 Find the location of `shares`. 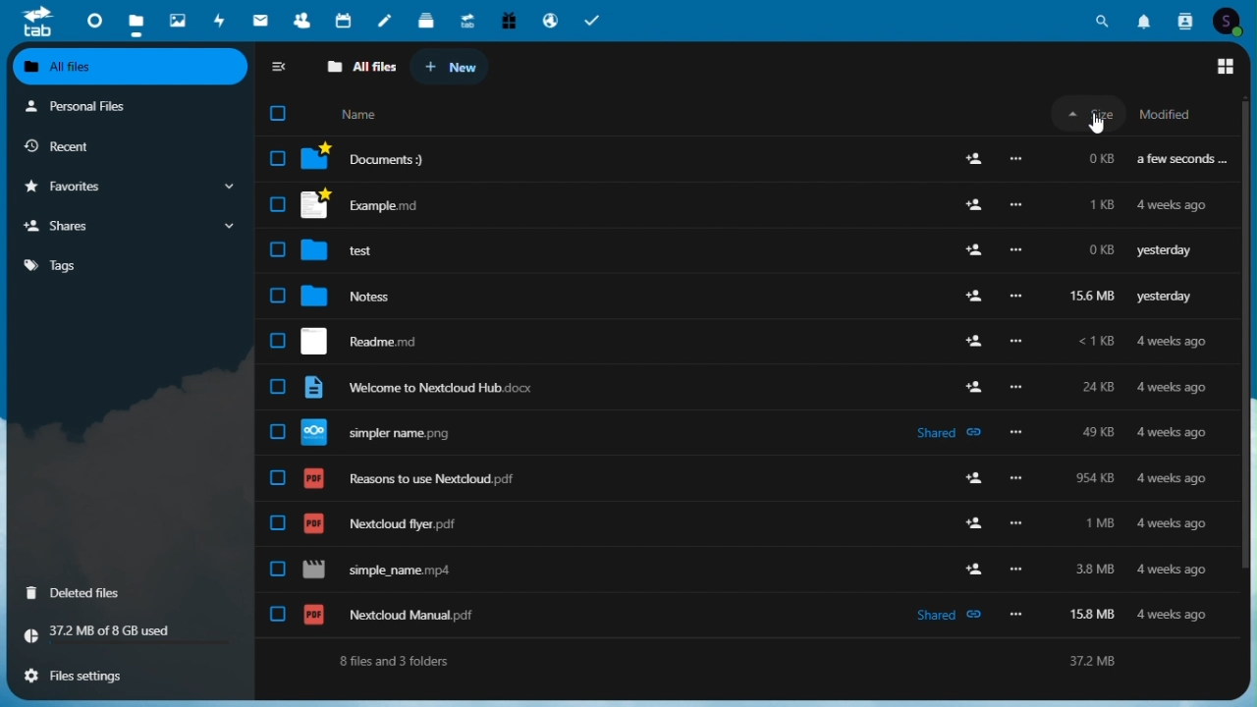

shares is located at coordinates (126, 227).